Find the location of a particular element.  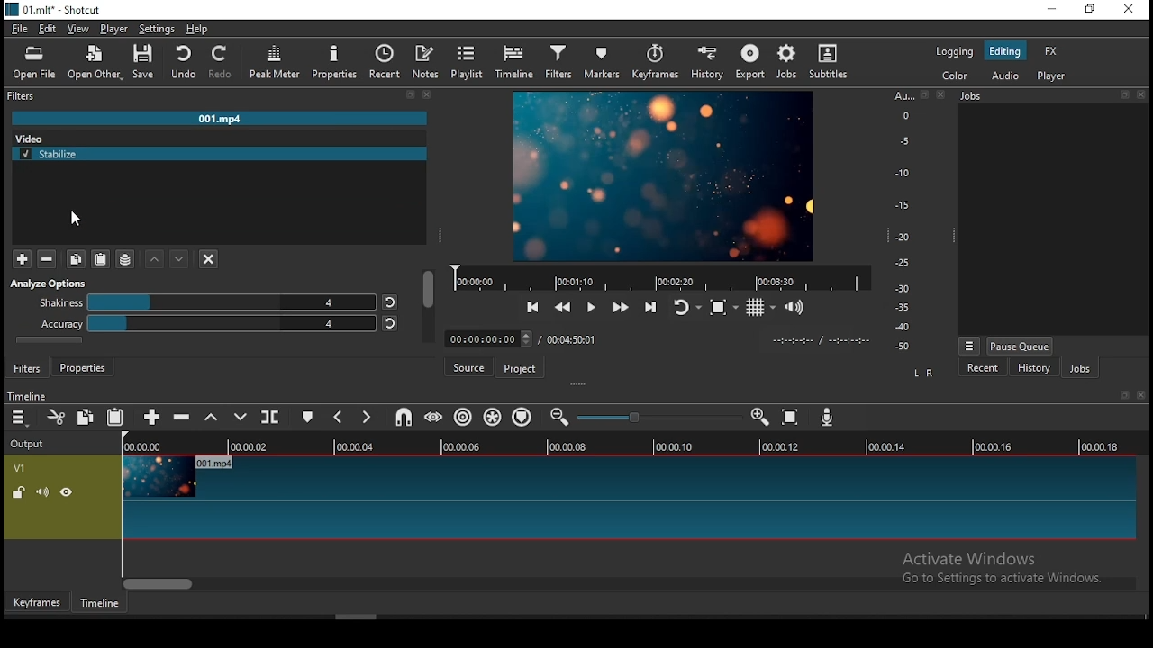

Menu is located at coordinates (967, 345).